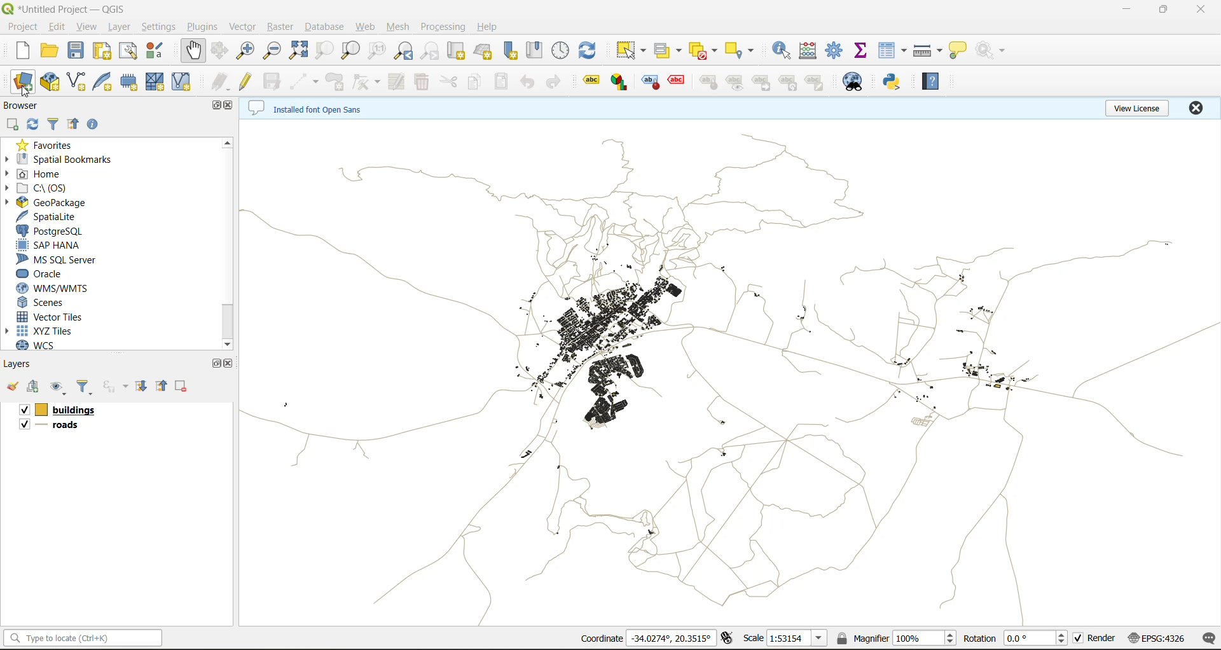  What do you see at coordinates (366, 83) in the screenshot?
I see `vertex tools` at bounding box center [366, 83].